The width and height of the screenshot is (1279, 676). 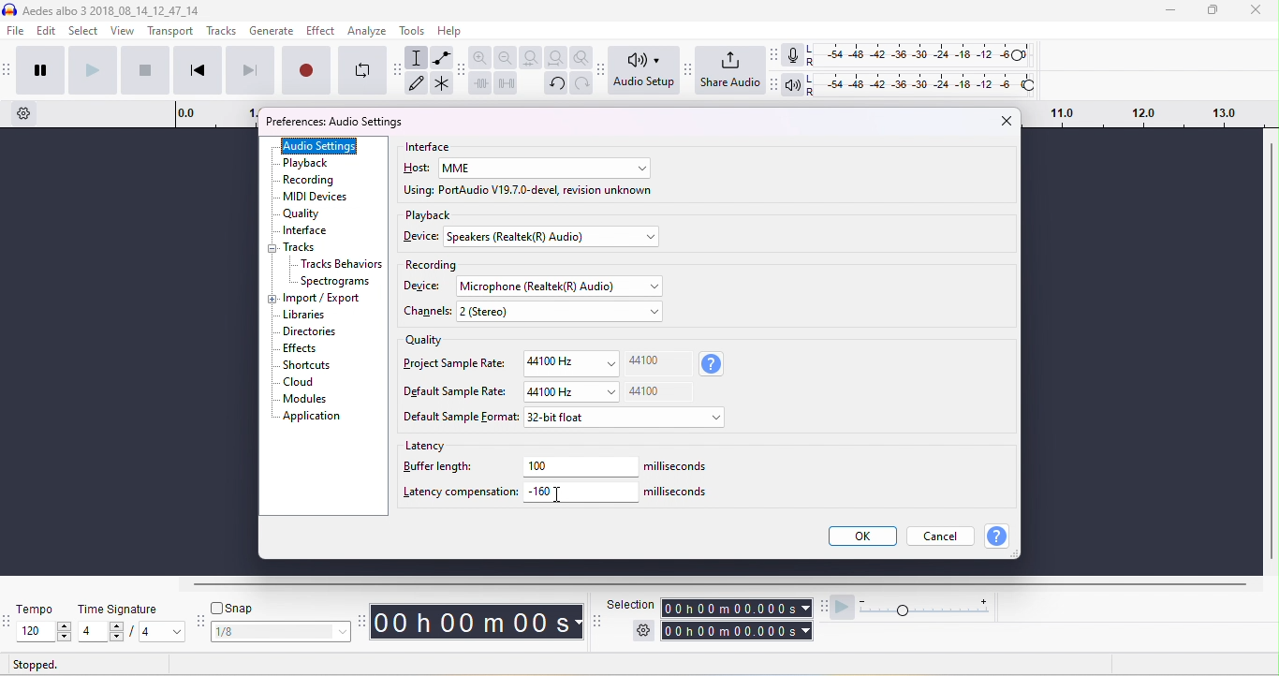 I want to click on timeline, so click(x=215, y=114).